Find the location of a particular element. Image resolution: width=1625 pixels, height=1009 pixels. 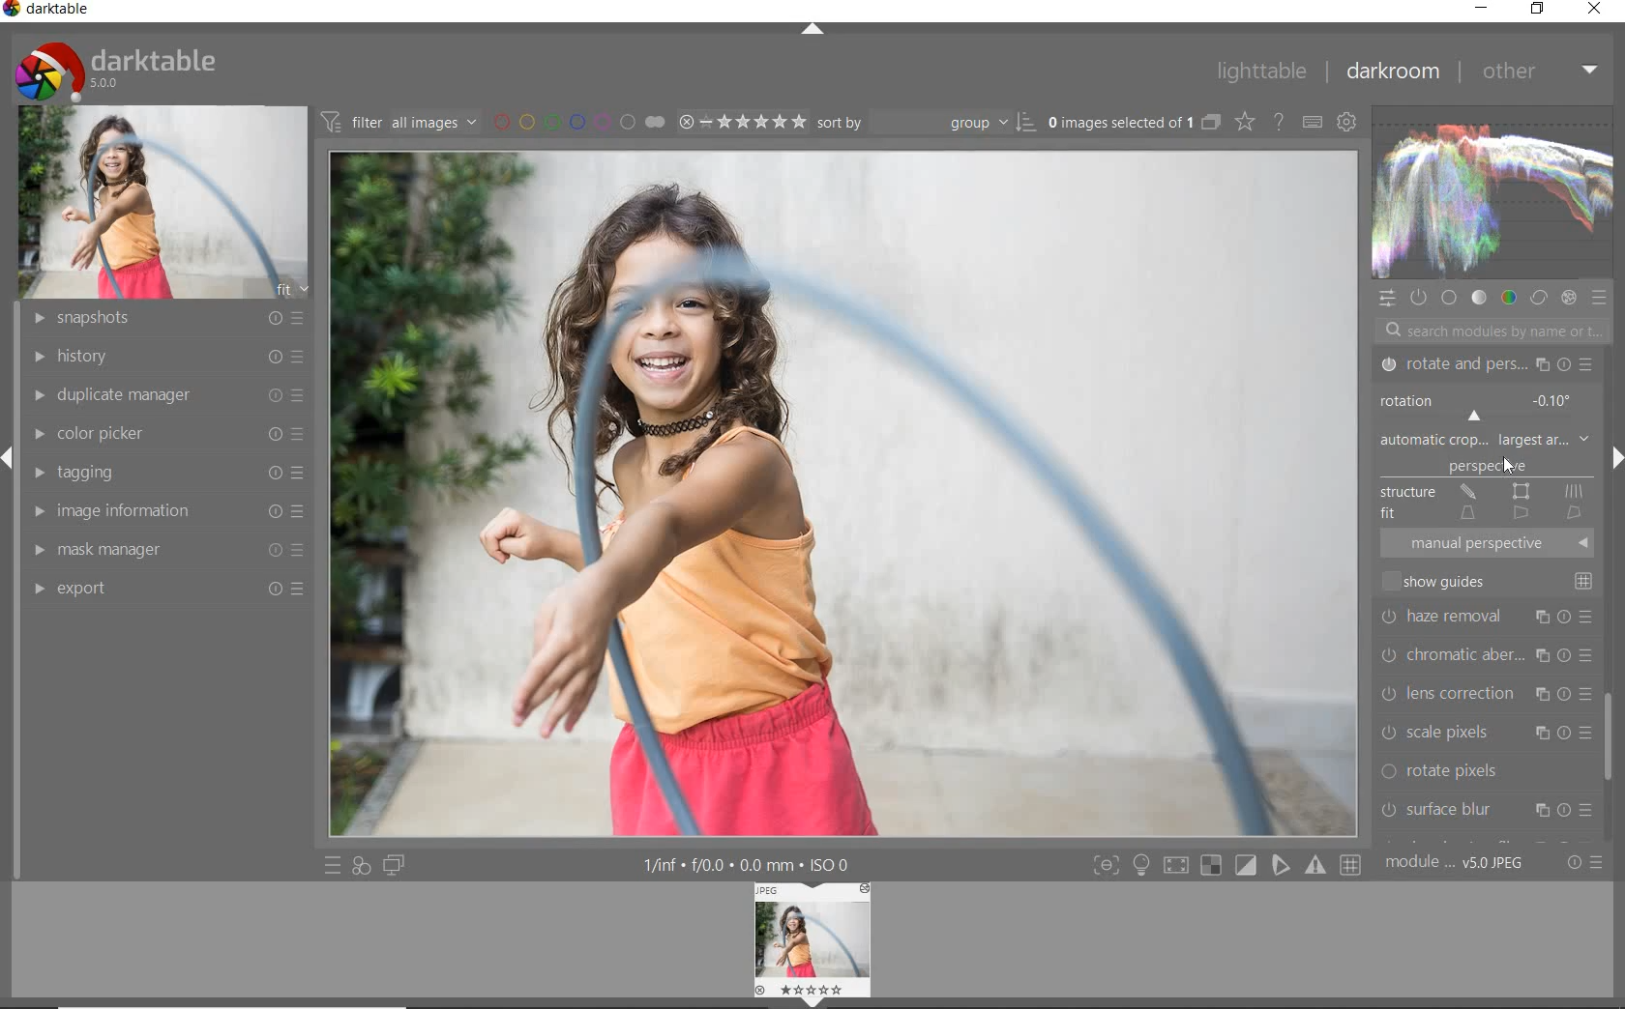

image information is located at coordinates (166, 513).